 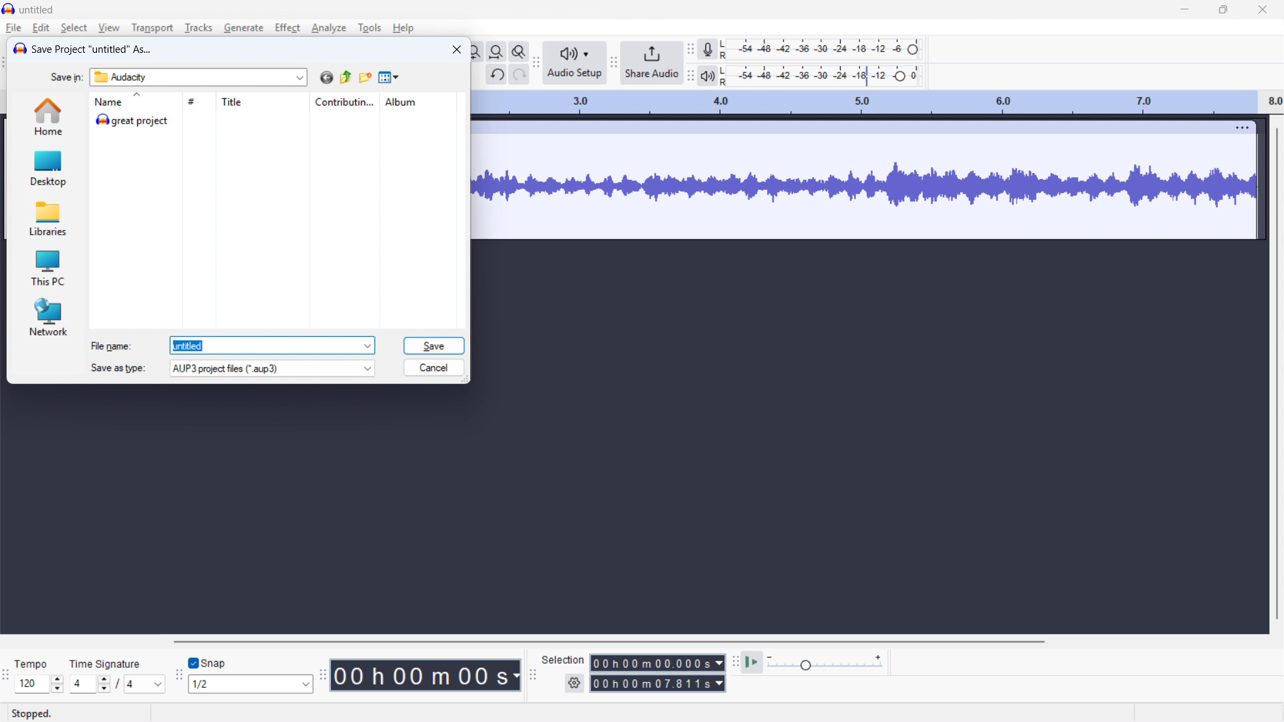 I want to click on Selection start time, so click(x=657, y=663).